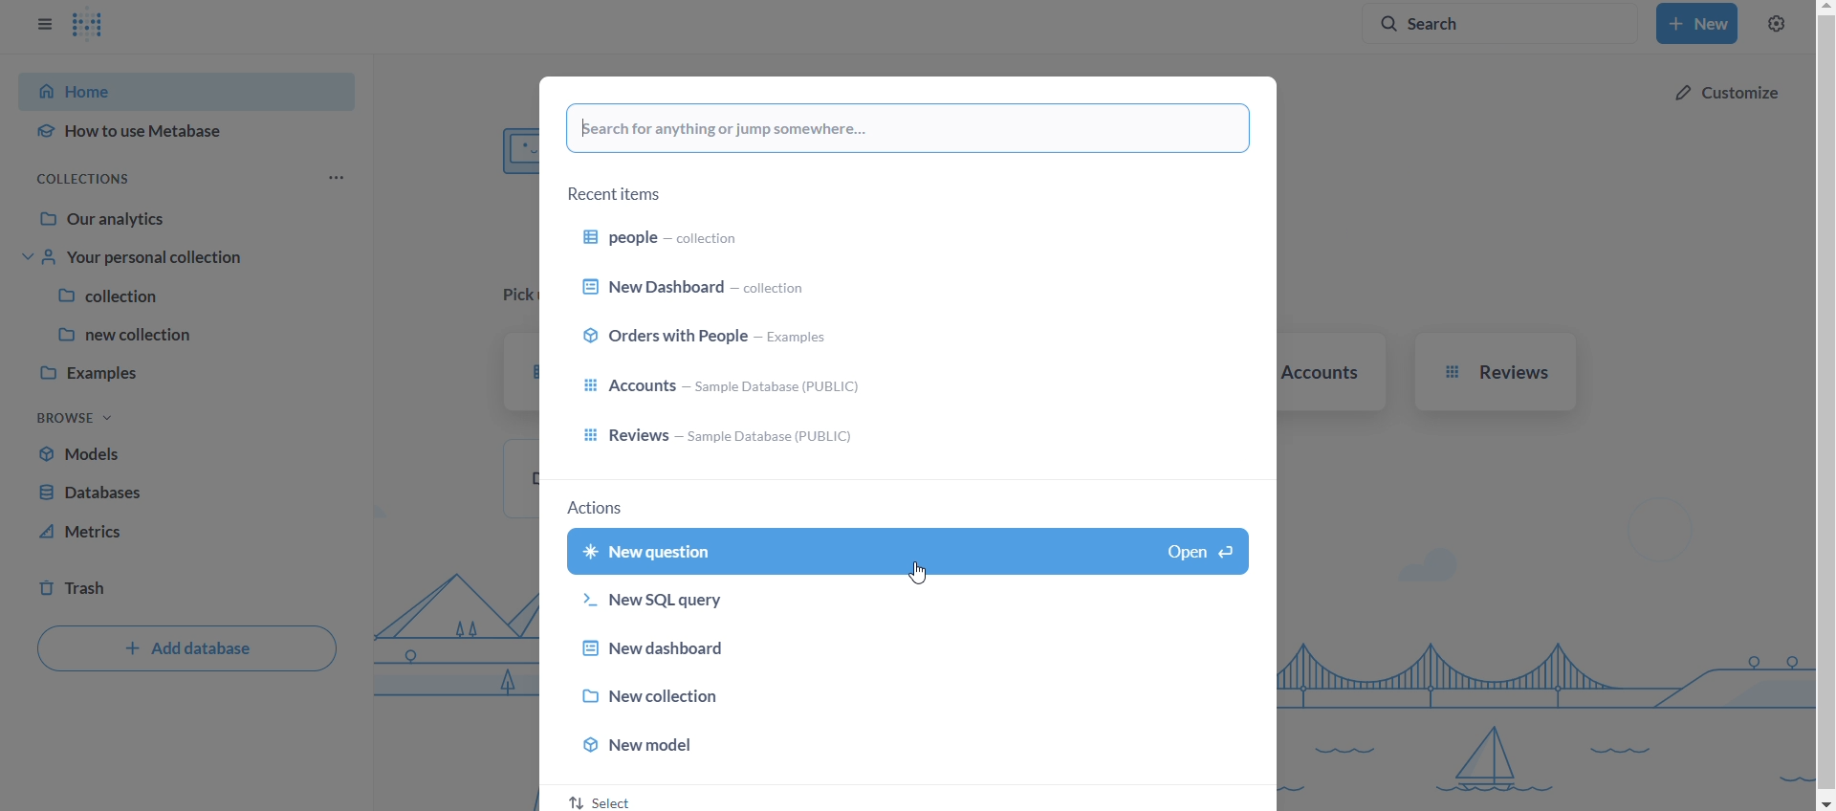  What do you see at coordinates (331, 177) in the screenshot?
I see `more` at bounding box center [331, 177].